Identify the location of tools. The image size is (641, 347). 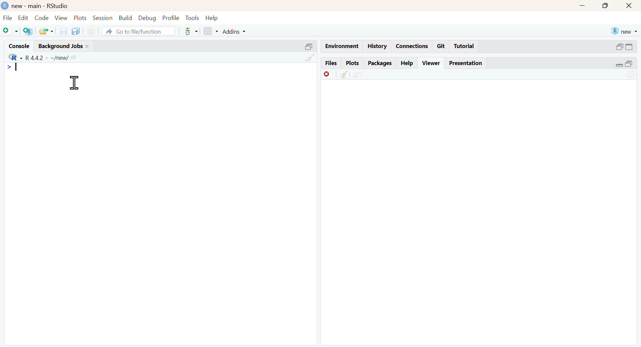
(192, 31).